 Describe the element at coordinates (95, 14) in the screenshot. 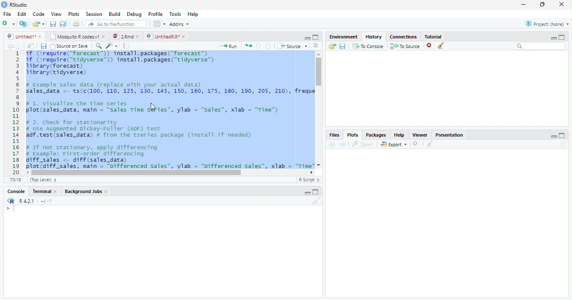

I see `Session` at that location.